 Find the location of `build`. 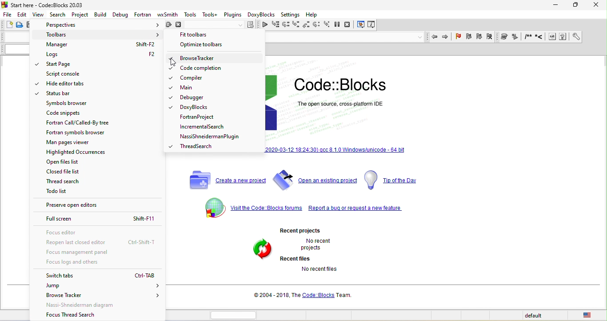

build is located at coordinates (100, 14).